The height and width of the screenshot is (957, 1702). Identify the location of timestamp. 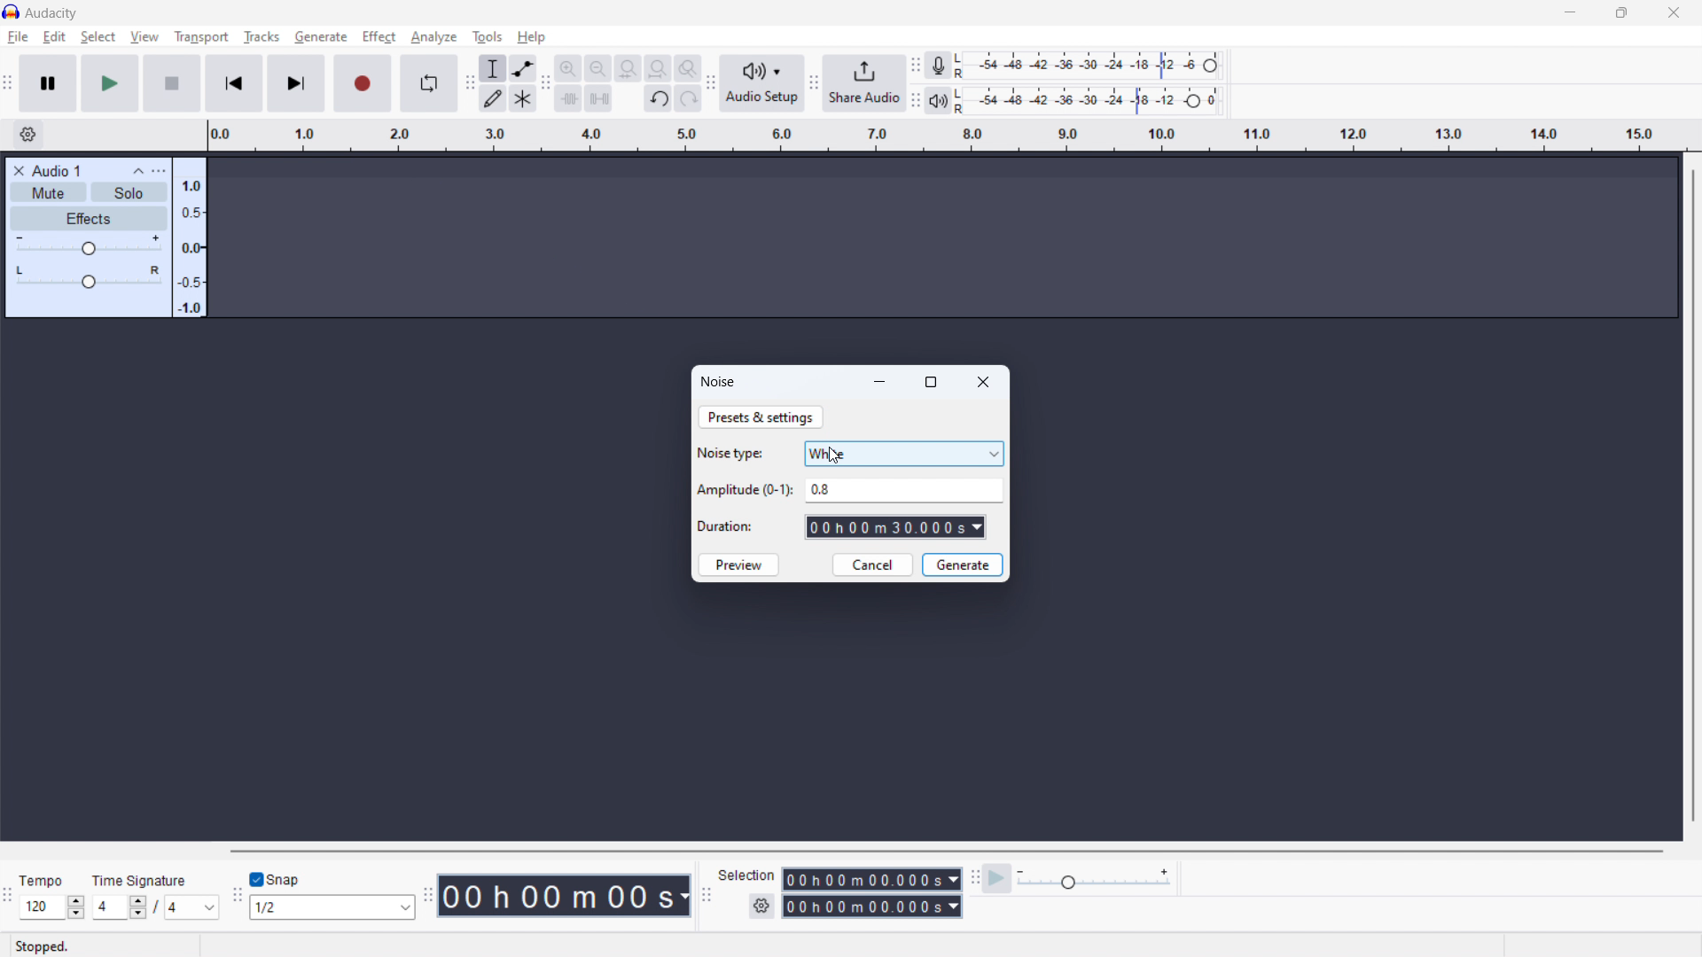
(566, 896).